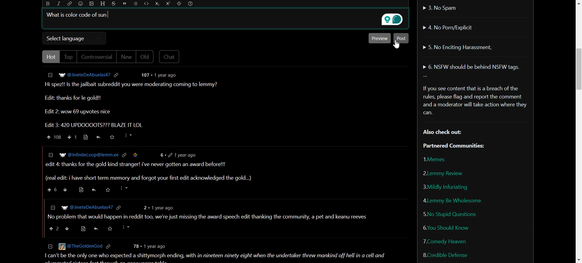 Image resolution: width=582 pixels, height=263 pixels. Describe the element at coordinates (444, 241) in the screenshot. I see `Comedy Heaven` at that location.